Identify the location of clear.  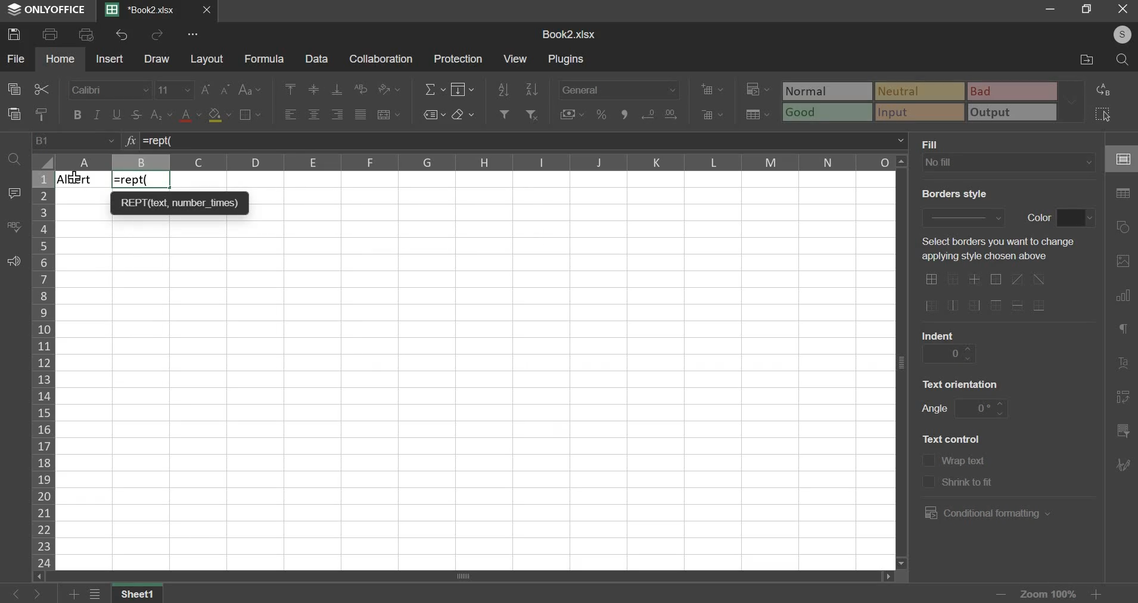
(463, 114).